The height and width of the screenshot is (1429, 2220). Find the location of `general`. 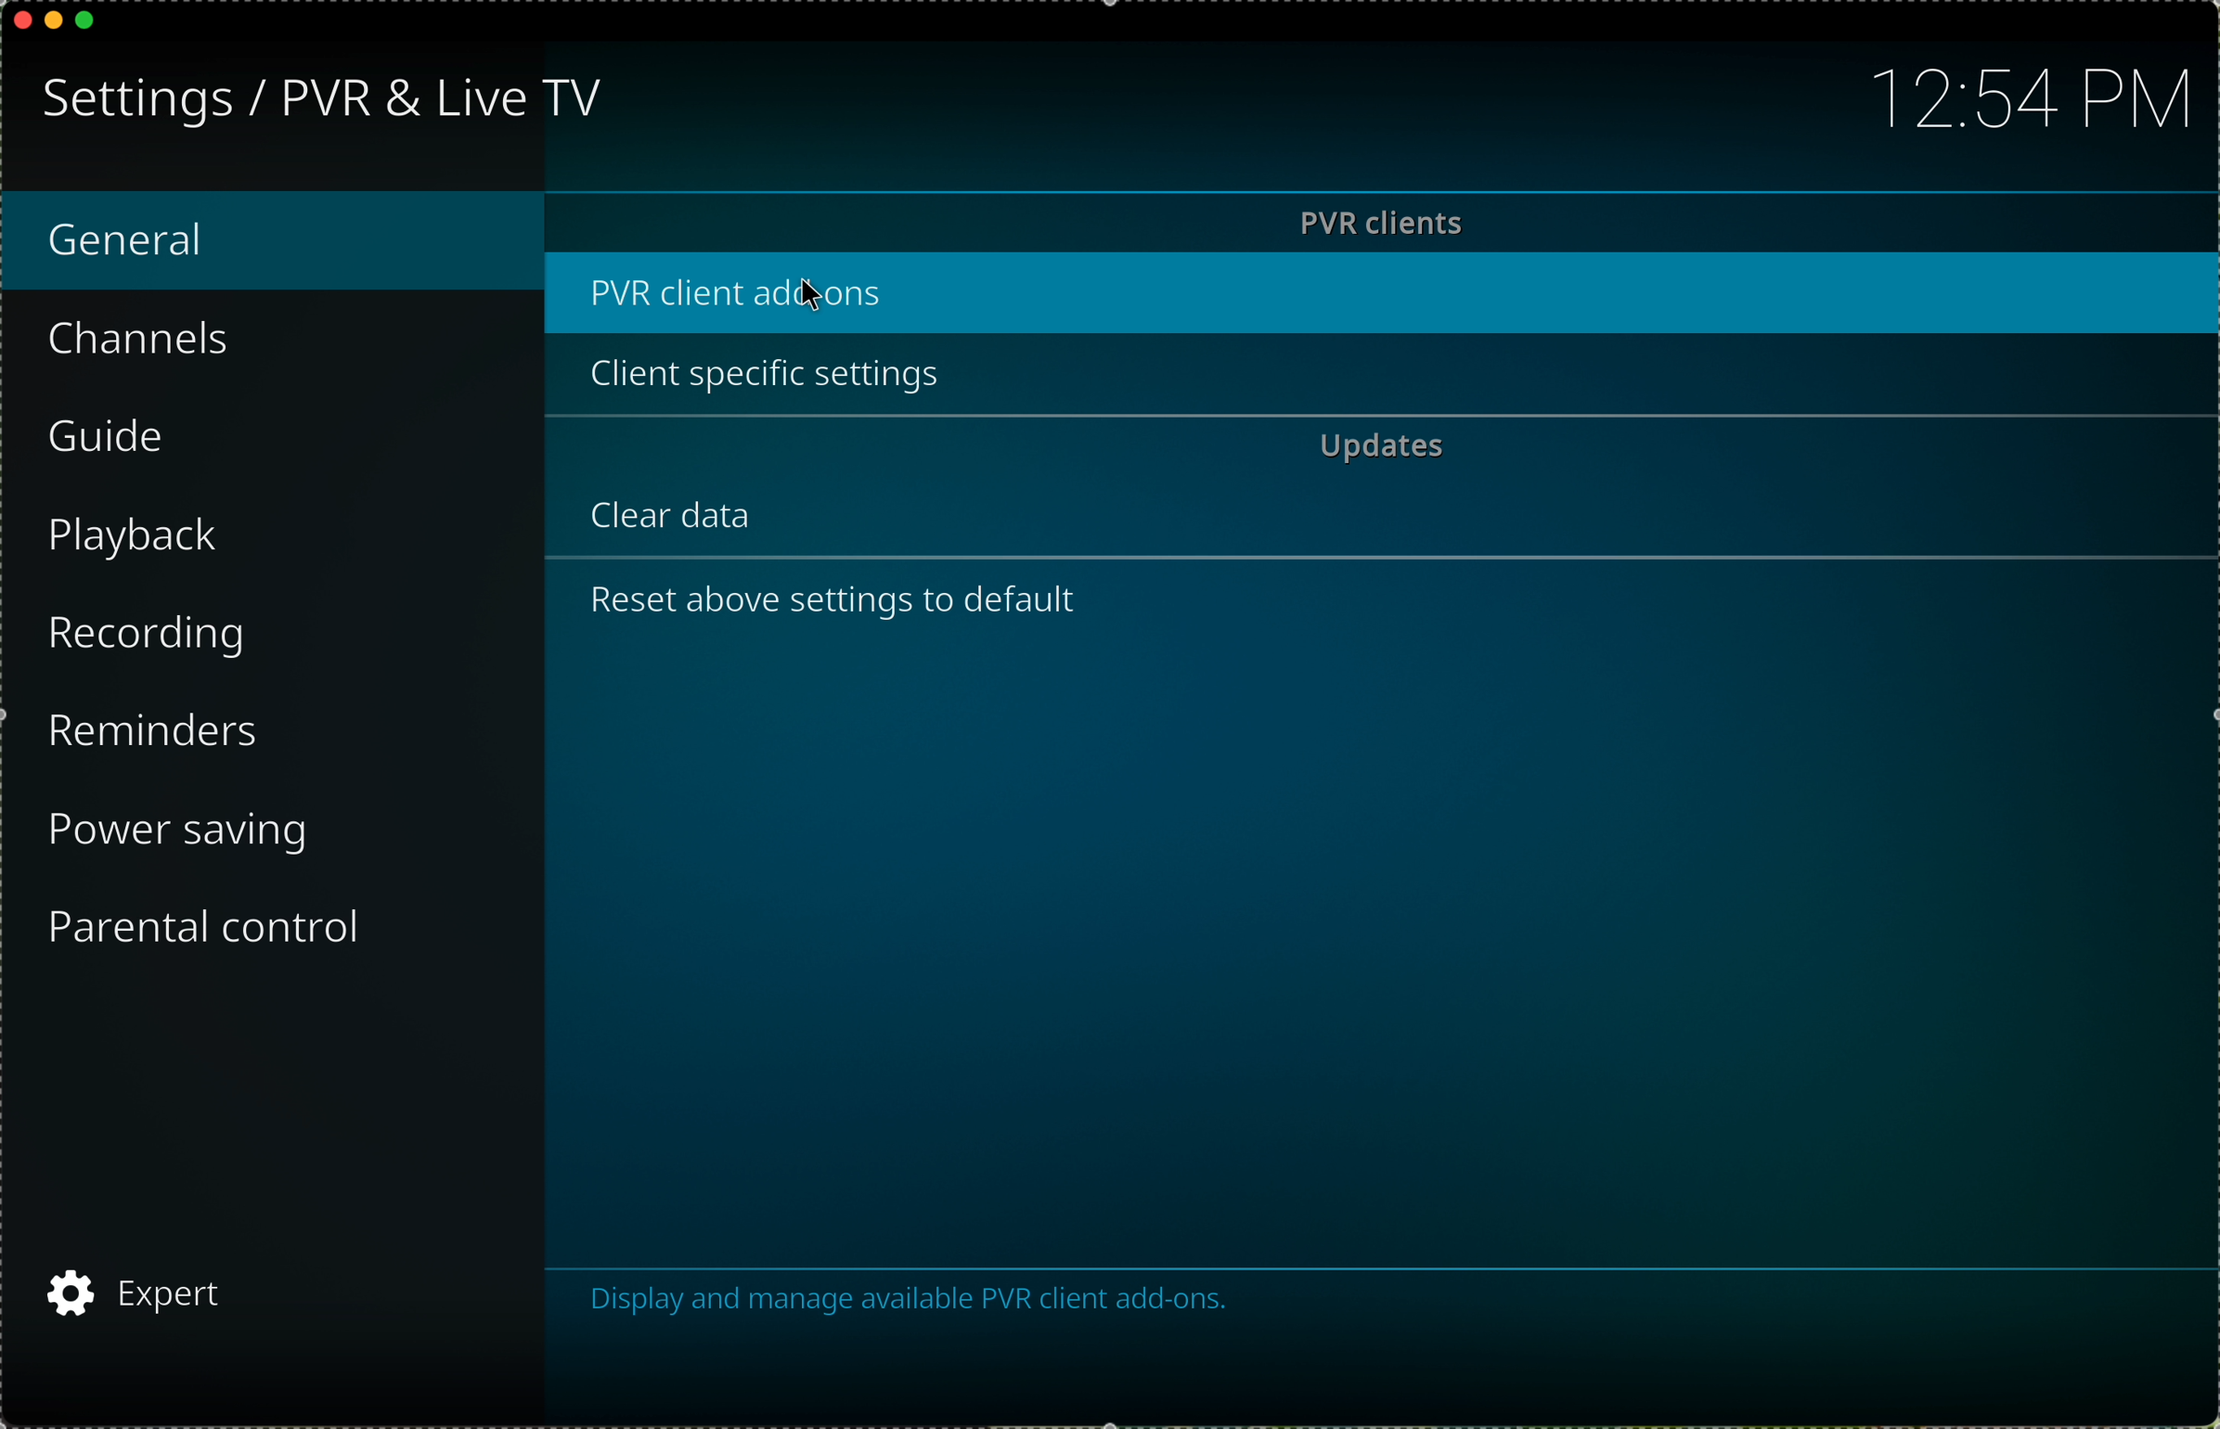

general is located at coordinates (135, 238).